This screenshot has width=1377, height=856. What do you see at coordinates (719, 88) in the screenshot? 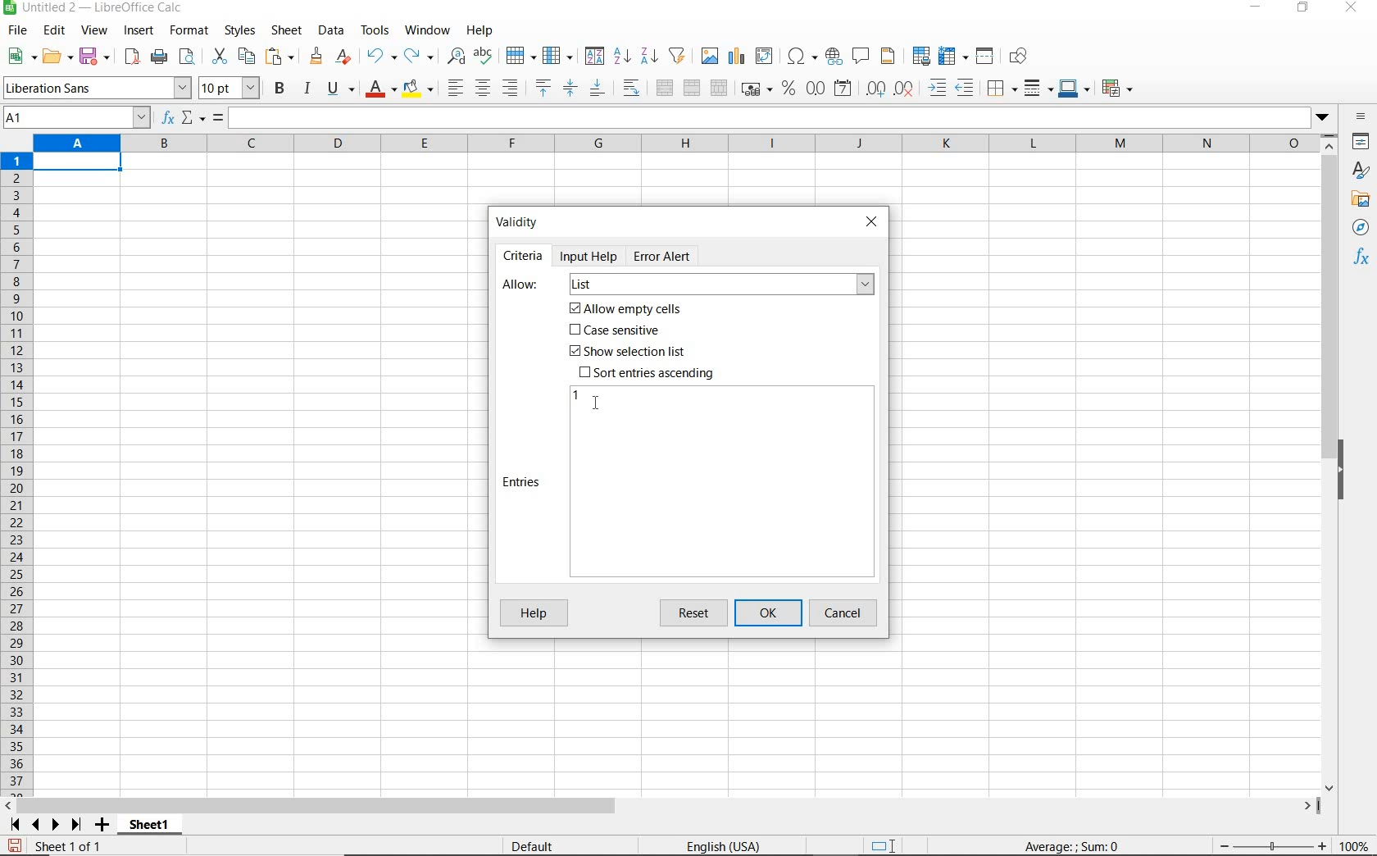
I see `unmerge cells` at bounding box center [719, 88].